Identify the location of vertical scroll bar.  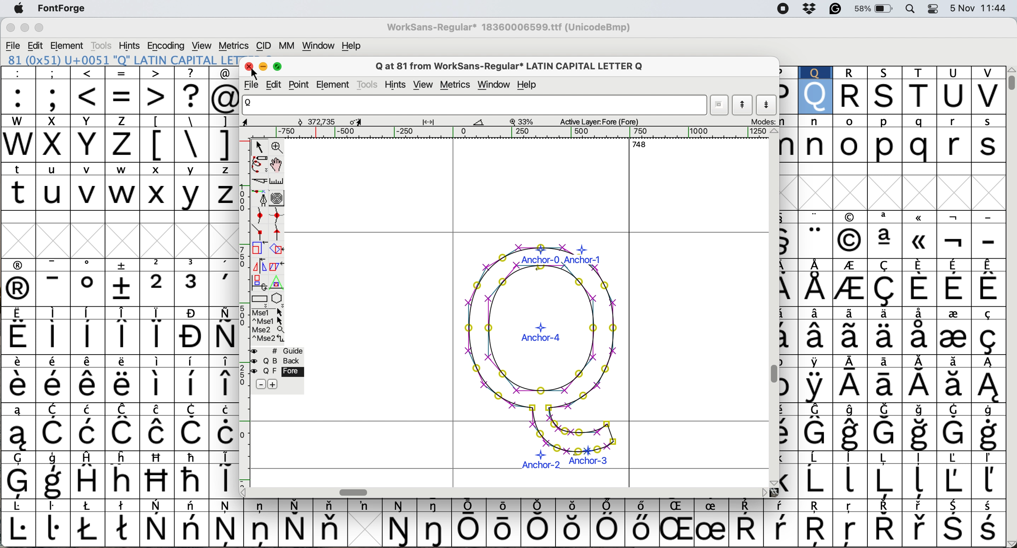
(1008, 81).